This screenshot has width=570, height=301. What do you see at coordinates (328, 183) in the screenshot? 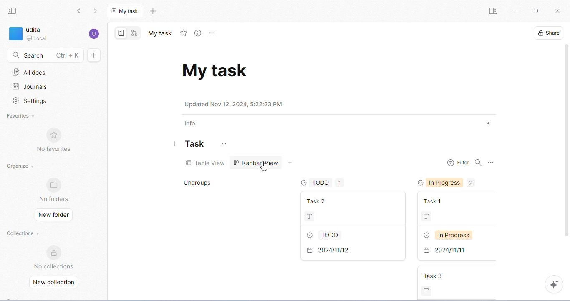
I see `TODO label` at bounding box center [328, 183].